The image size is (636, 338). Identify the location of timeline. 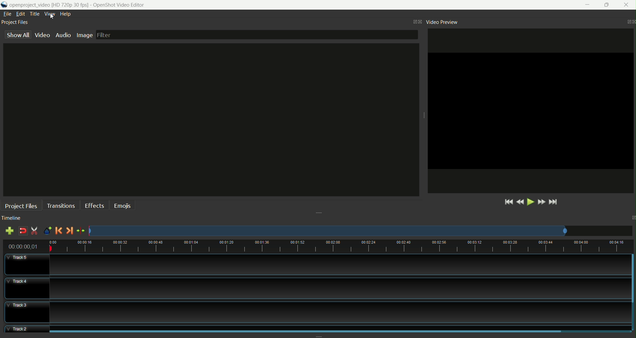
(340, 247).